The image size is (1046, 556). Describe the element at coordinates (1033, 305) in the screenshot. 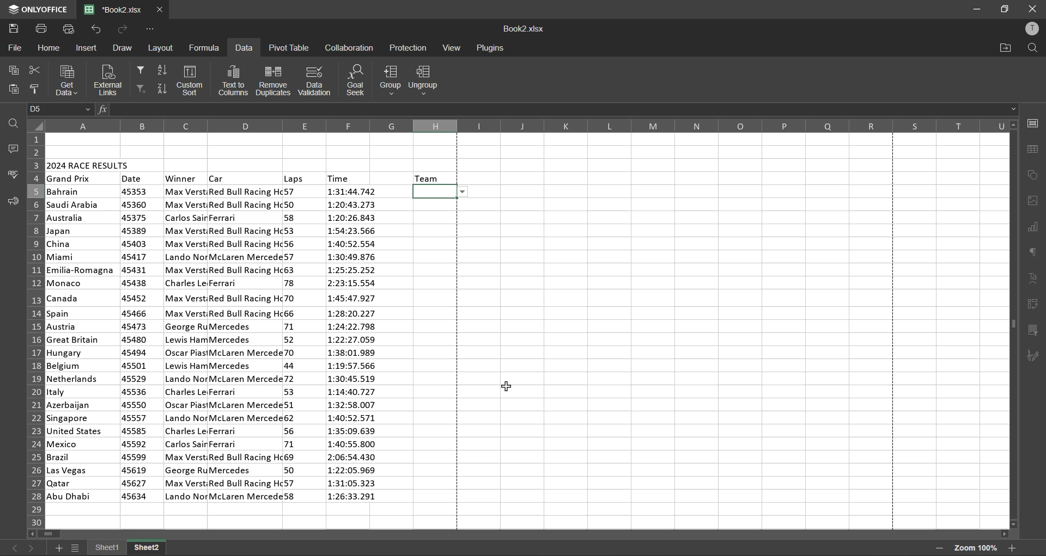

I see `pivot table` at that location.